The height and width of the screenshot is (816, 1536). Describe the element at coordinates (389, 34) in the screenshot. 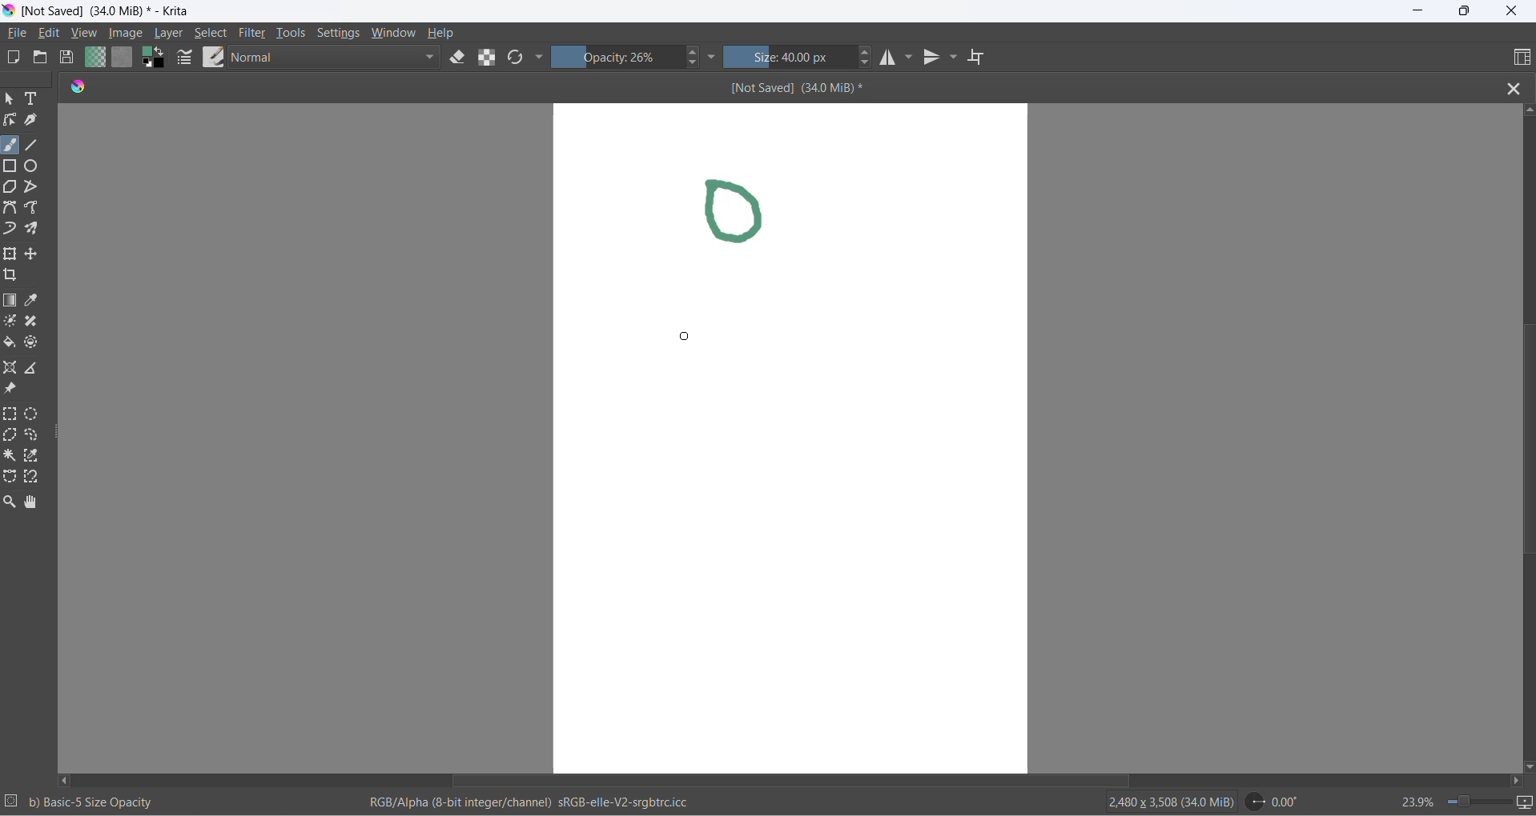

I see `window` at that location.